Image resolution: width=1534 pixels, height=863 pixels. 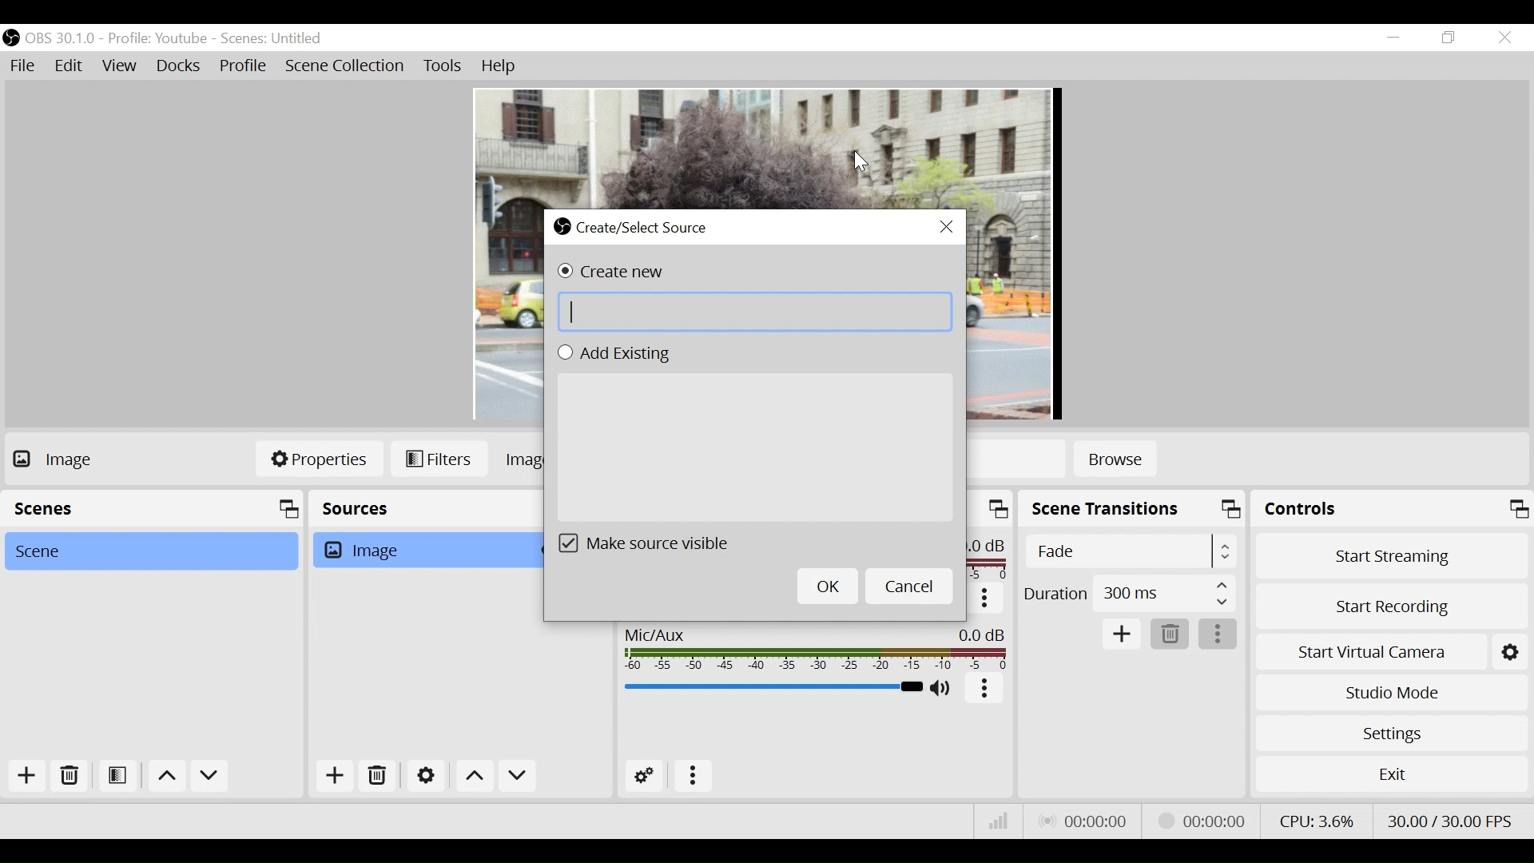 What do you see at coordinates (1000, 821) in the screenshot?
I see `Bitrate` at bounding box center [1000, 821].